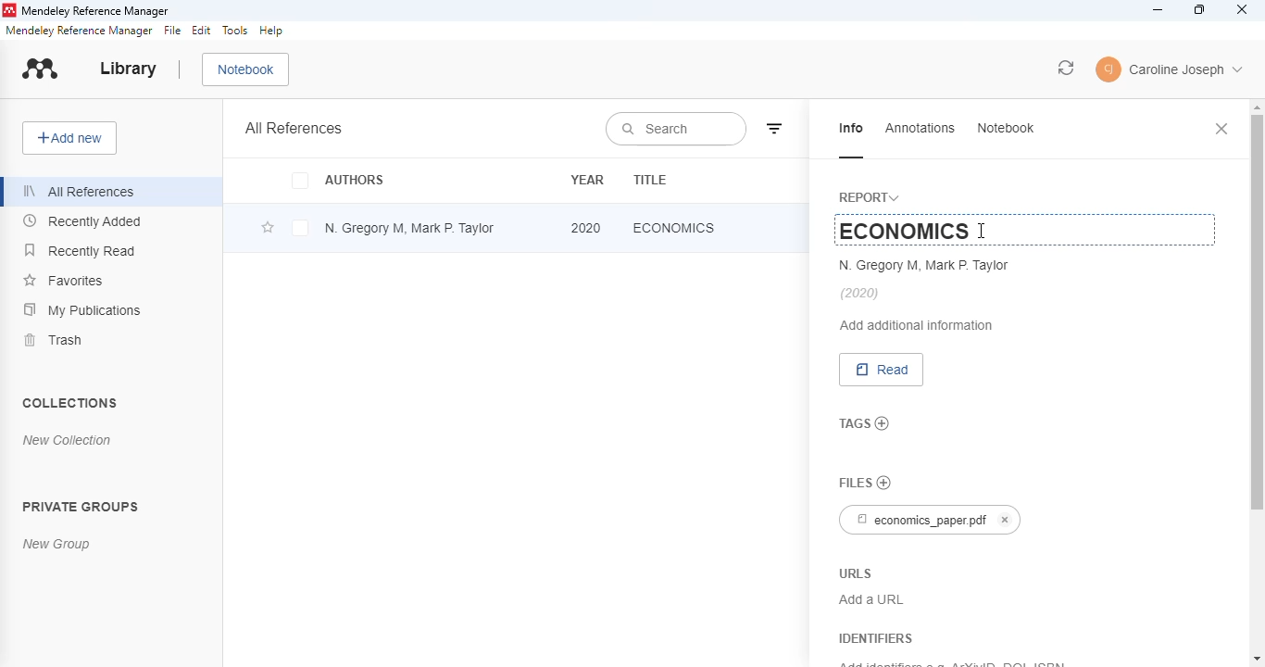 This screenshot has height=667, width=1265. What do you see at coordinates (294, 127) in the screenshot?
I see `all references` at bounding box center [294, 127].